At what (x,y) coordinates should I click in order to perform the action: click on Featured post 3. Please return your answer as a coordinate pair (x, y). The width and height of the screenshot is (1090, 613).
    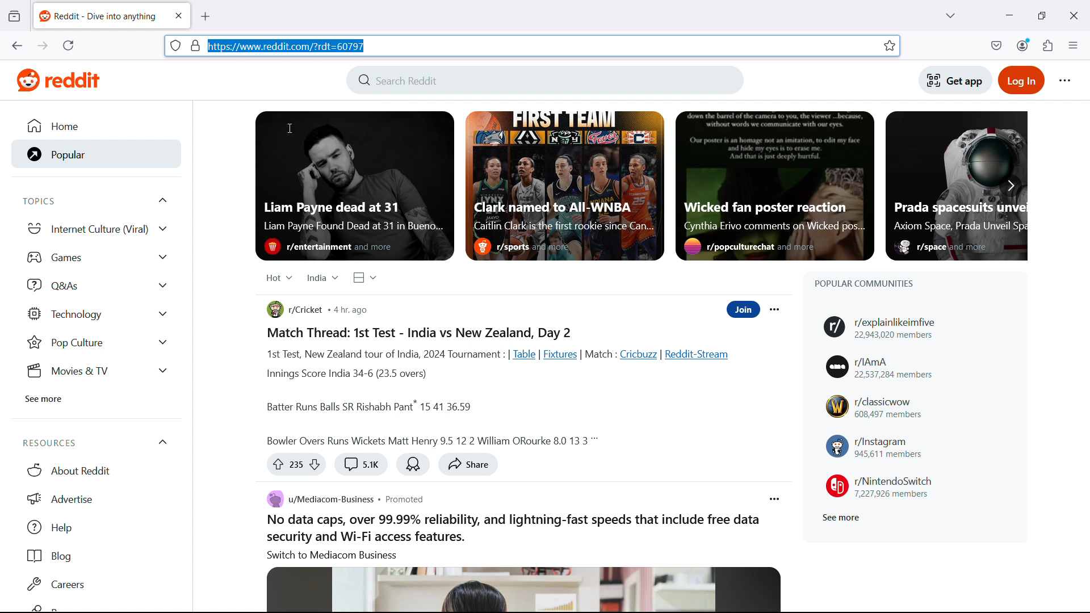
    Looking at the image, I should click on (774, 186).